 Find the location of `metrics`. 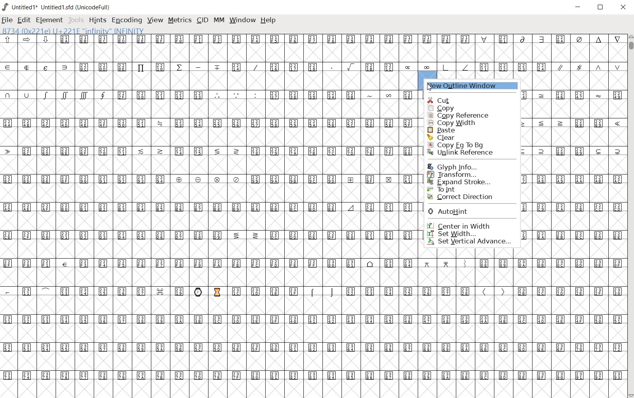

metrics is located at coordinates (180, 20).